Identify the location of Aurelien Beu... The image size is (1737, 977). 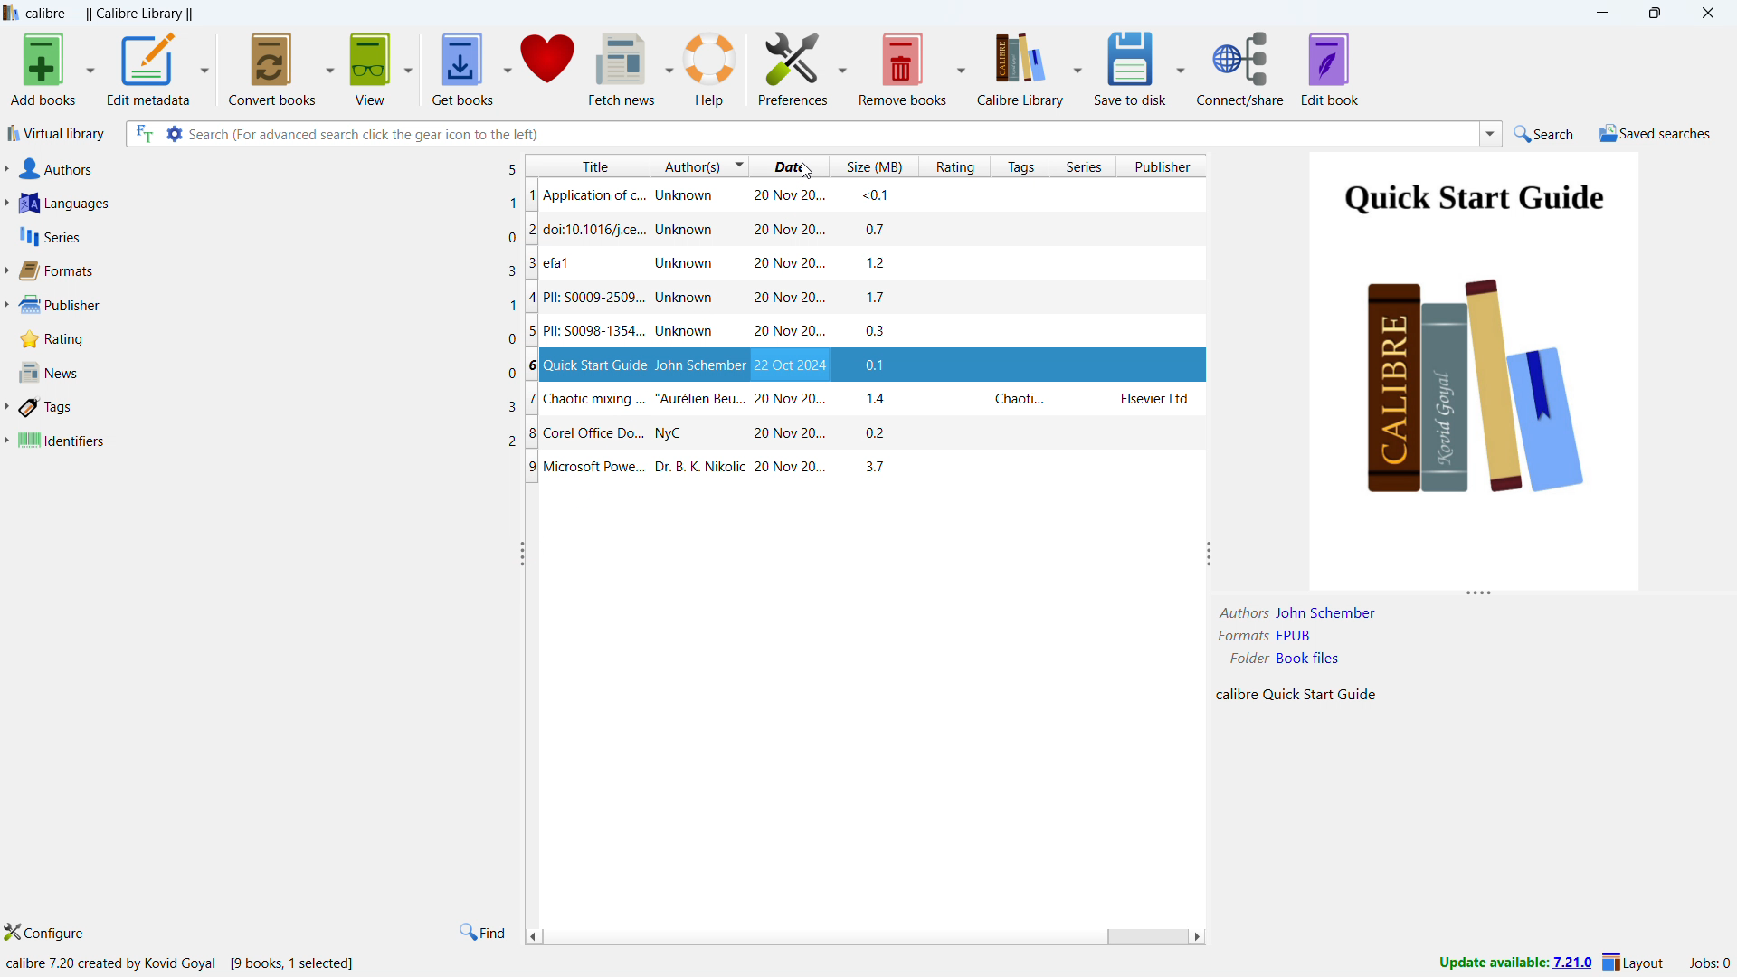
(701, 401).